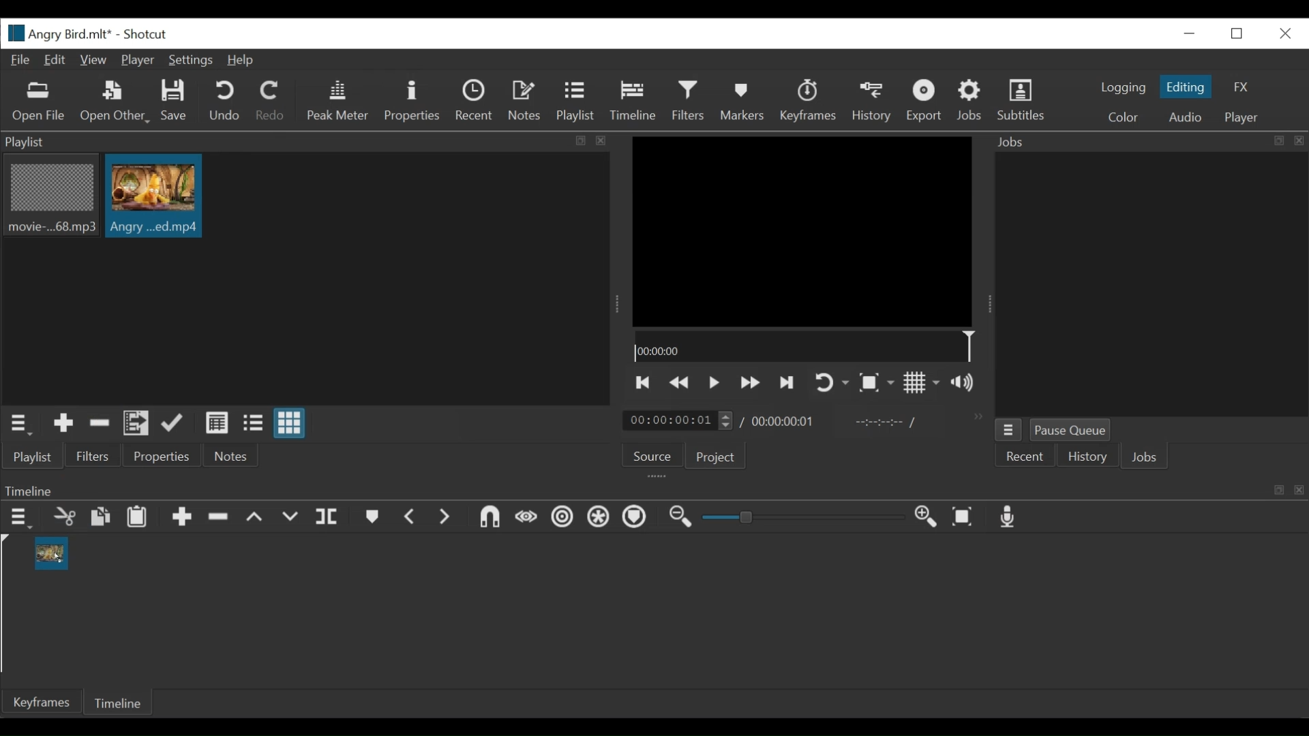  I want to click on Next Marker, so click(447, 519).